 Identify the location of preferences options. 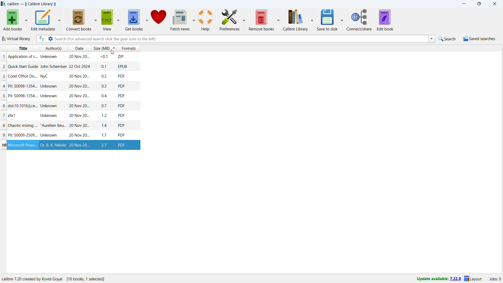
(244, 20).